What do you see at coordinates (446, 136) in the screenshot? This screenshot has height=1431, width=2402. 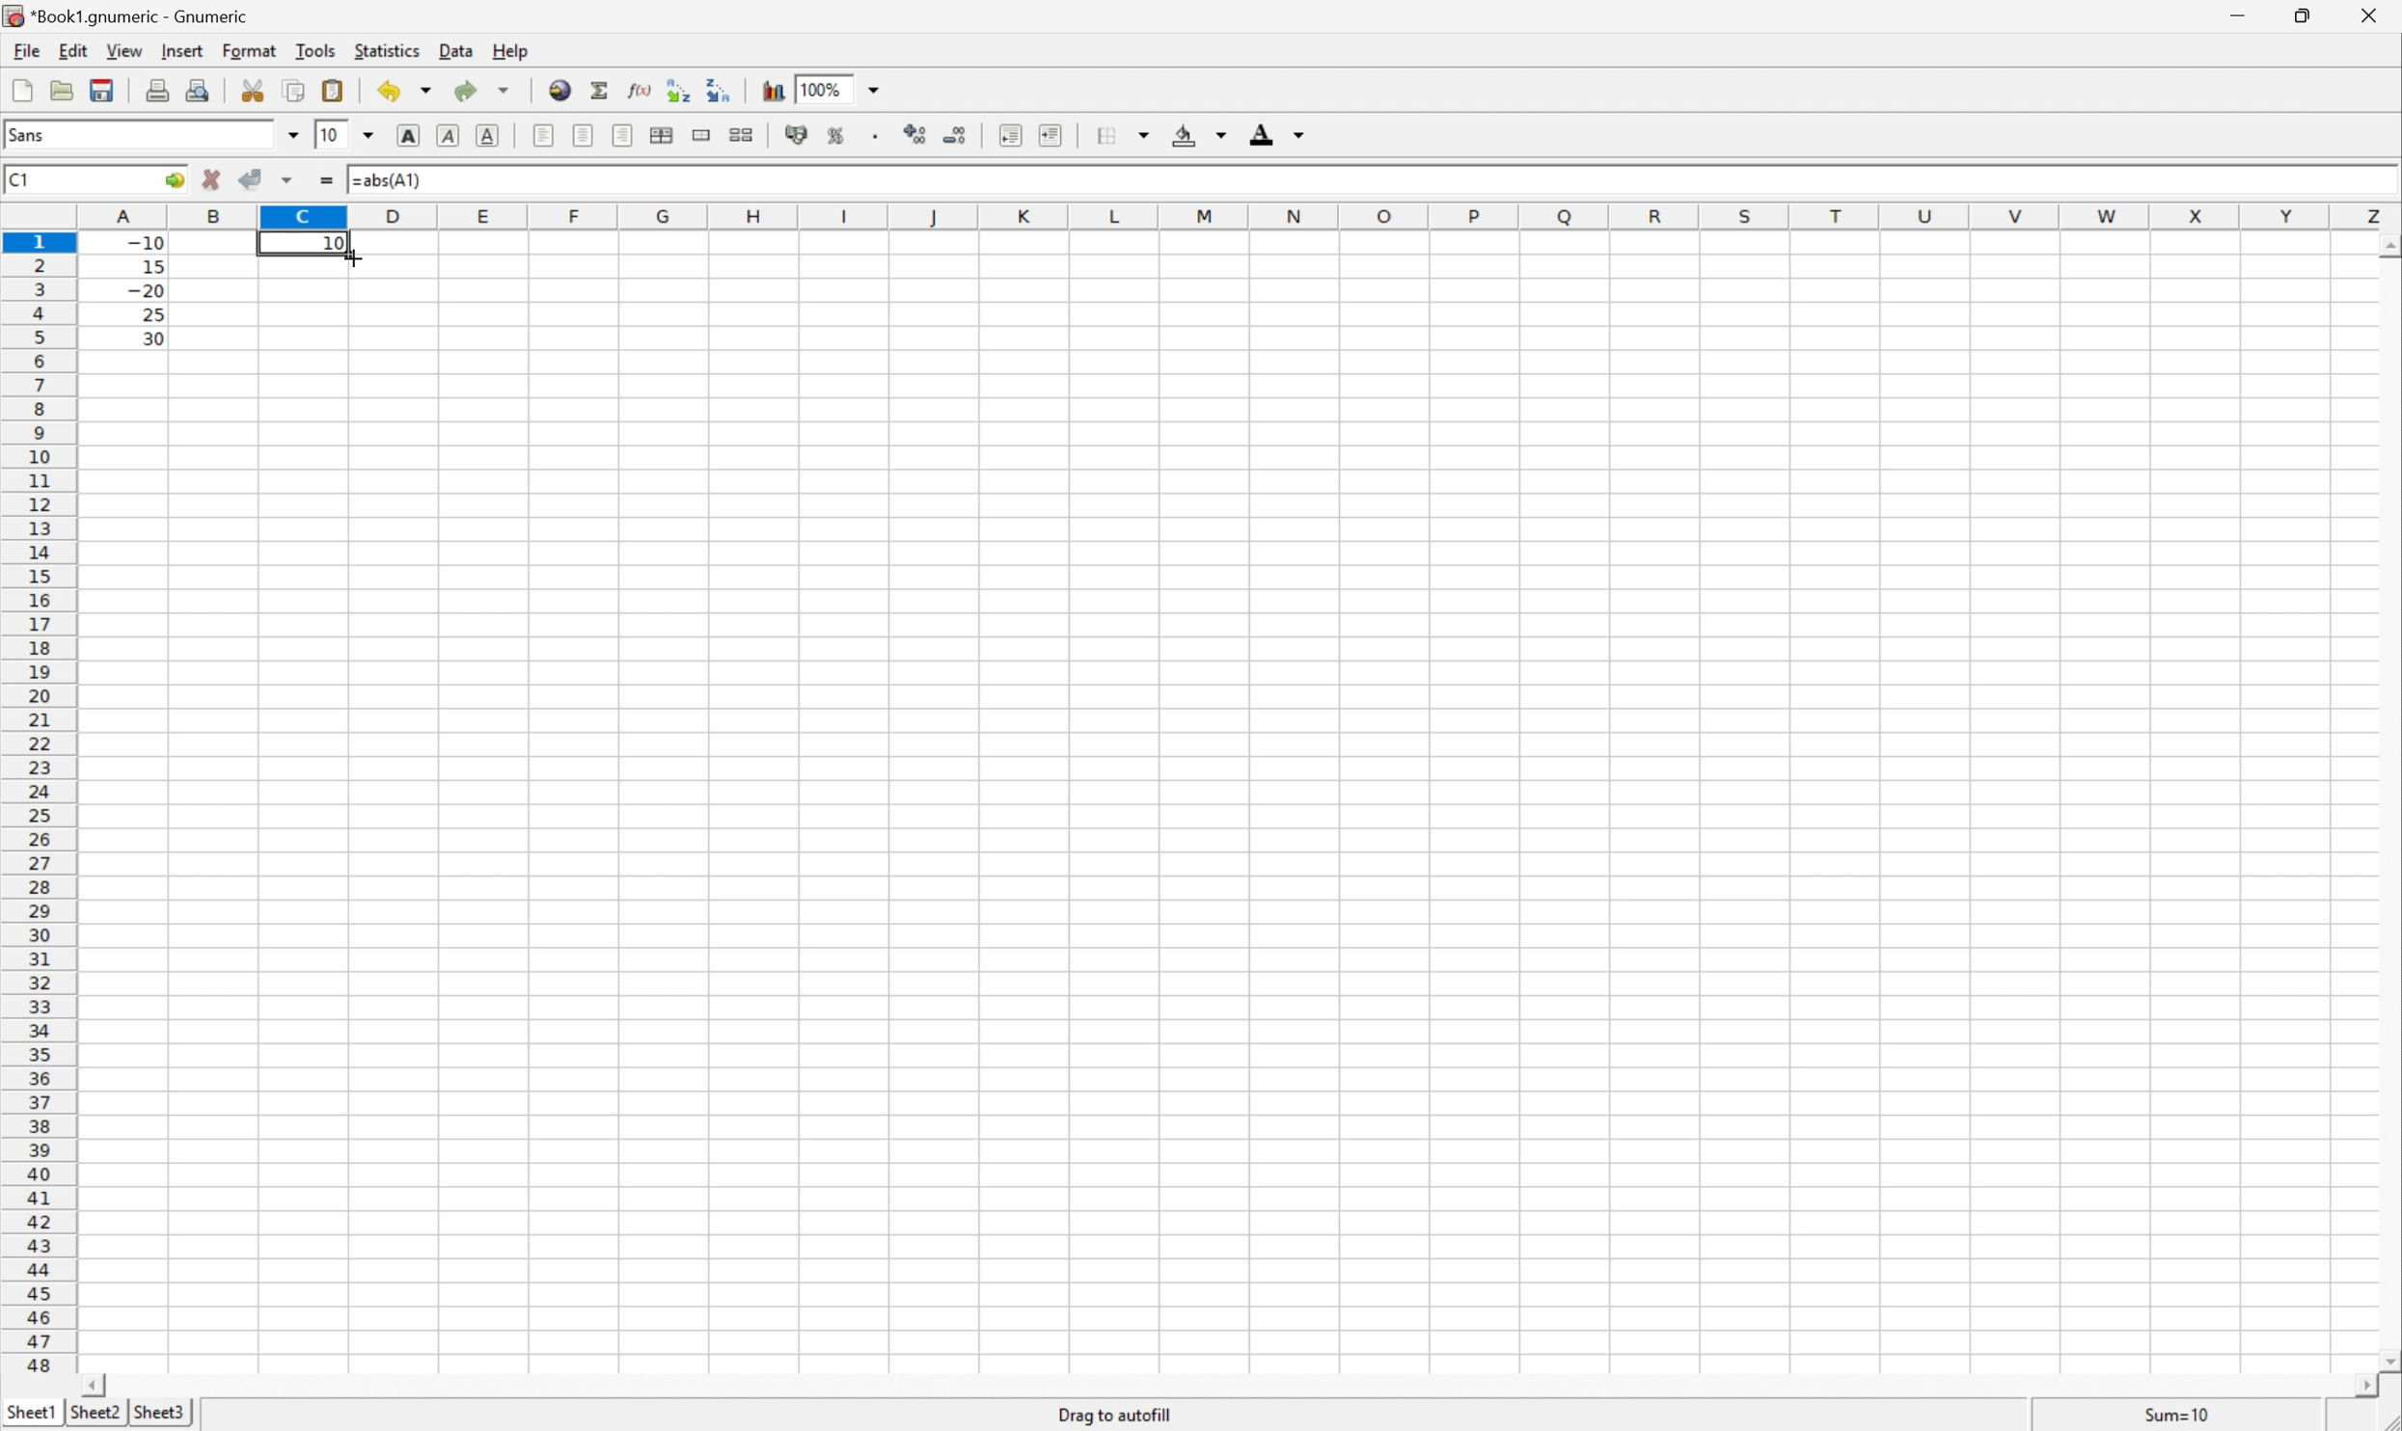 I see `Underline ` at bounding box center [446, 136].